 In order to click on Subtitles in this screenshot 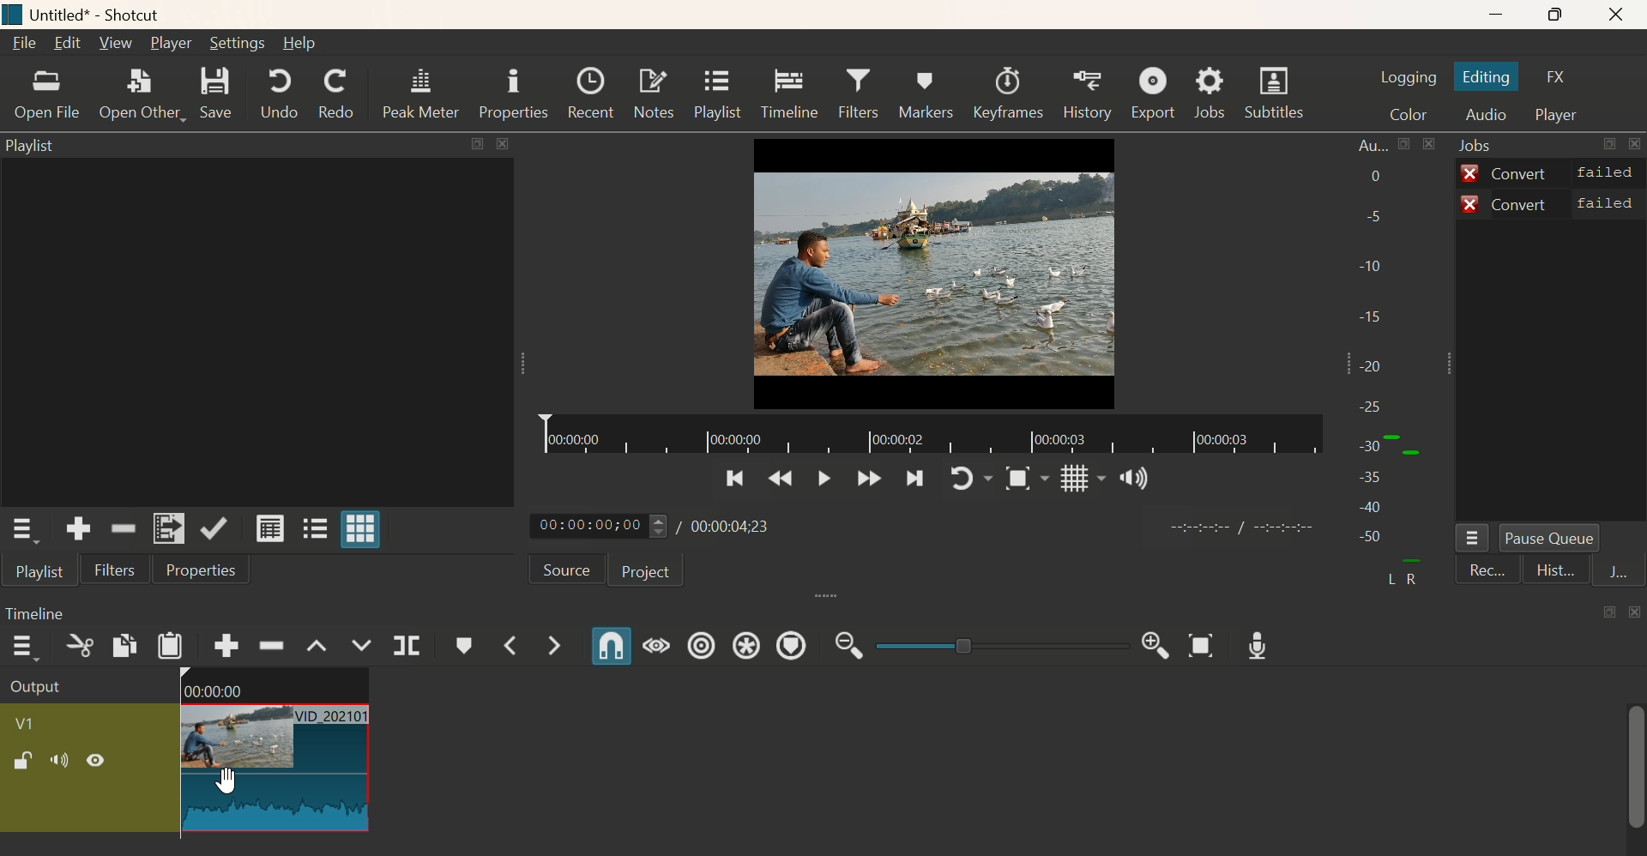, I will do `click(1279, 91)`.